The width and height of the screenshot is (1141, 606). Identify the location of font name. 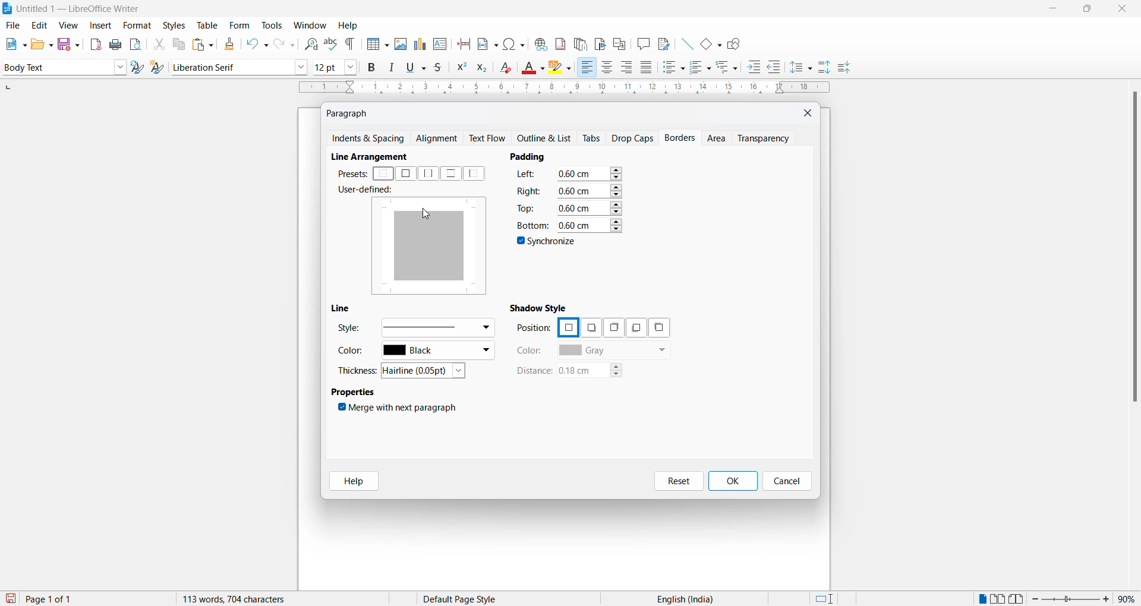
(231, 67).